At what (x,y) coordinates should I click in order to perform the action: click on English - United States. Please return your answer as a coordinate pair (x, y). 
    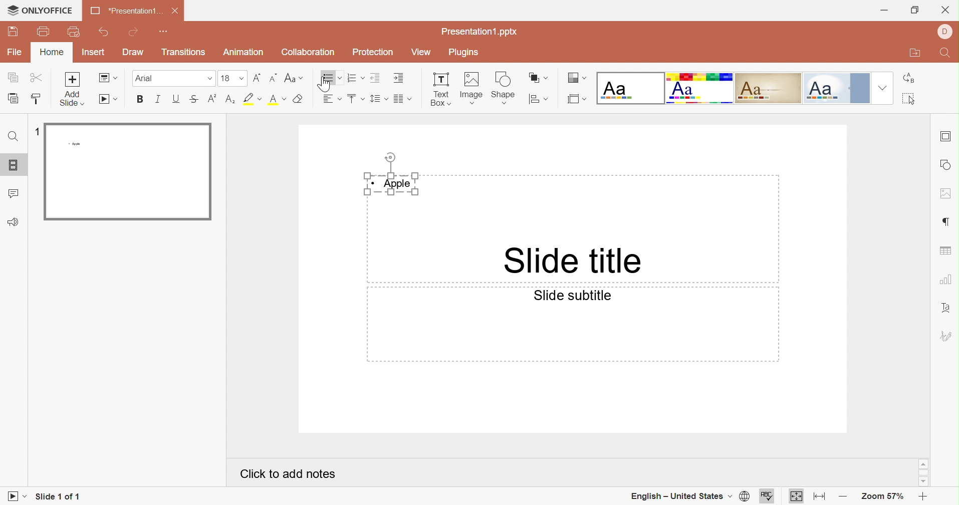
    Looking at the image, I should click on (676, 495).